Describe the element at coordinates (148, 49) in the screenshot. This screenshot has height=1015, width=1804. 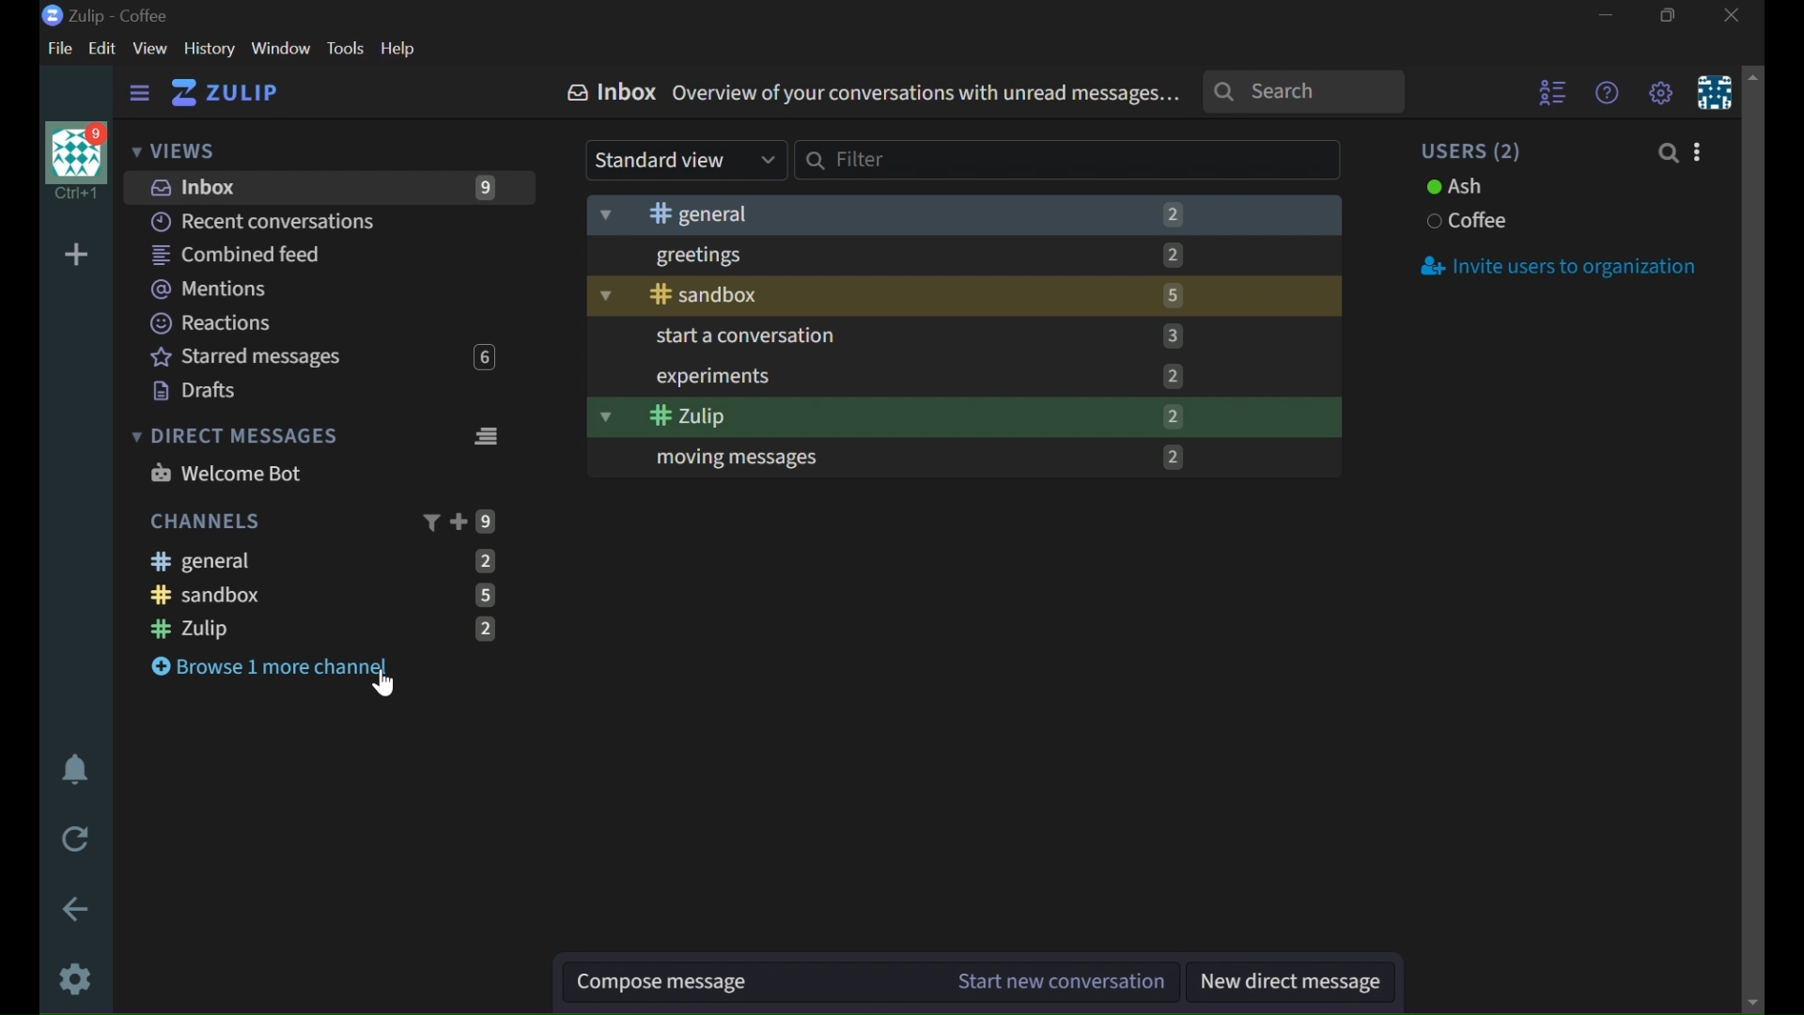
I see `VIEW` at that location.